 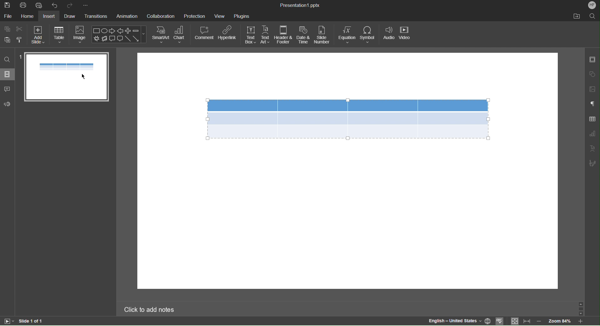 What do you see at coordinates (577, 16) in the screenshot?
I see `Open Folder` at bounding box center [577, 16].